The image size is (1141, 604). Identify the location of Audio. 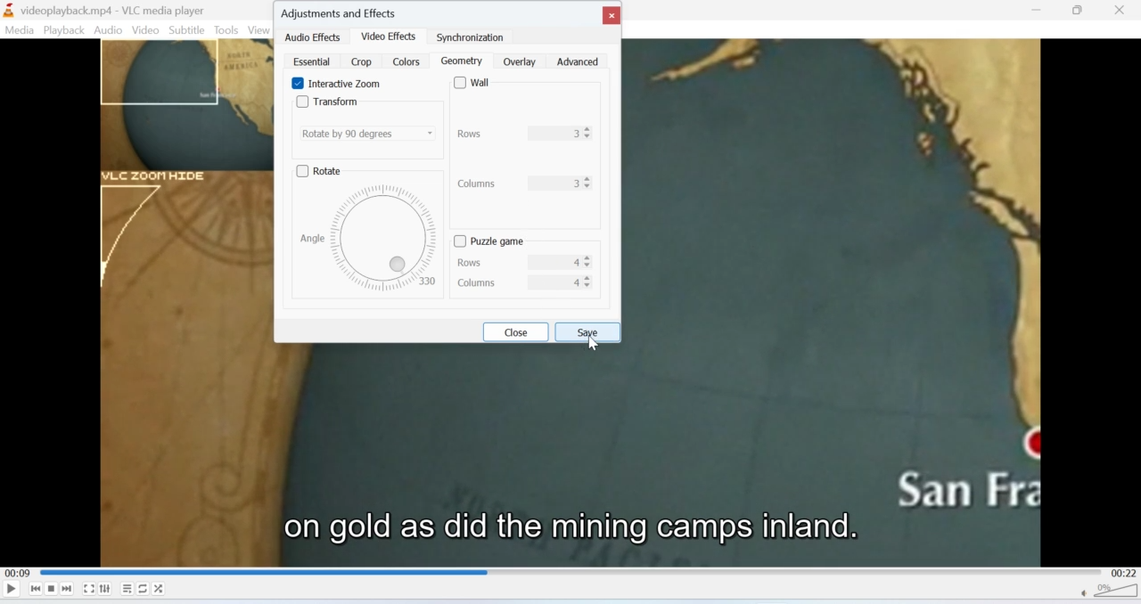
(109, 30).